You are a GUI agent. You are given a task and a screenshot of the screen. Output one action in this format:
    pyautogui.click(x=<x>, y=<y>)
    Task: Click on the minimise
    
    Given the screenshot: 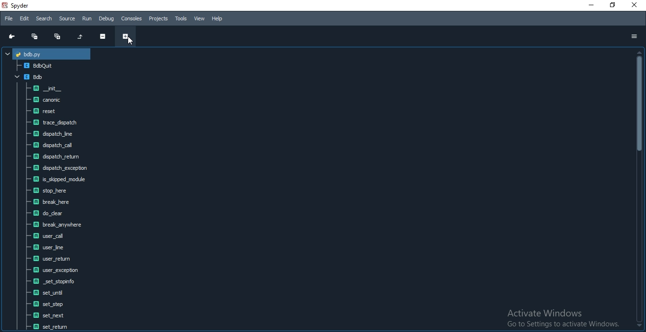 What is the action you would take?
    pyautogui.click(x=590, y=5)
    